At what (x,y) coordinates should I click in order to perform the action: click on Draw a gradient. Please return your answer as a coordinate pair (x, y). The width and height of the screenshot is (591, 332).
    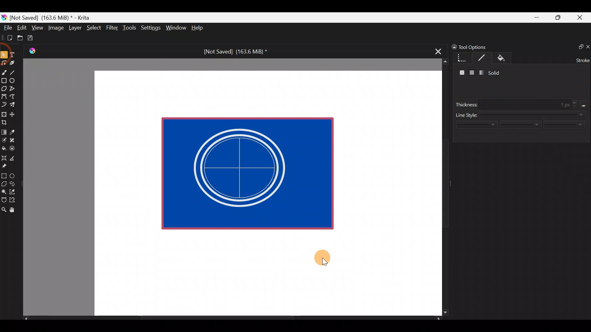
    Looking at the image, I should click on (4, 130).